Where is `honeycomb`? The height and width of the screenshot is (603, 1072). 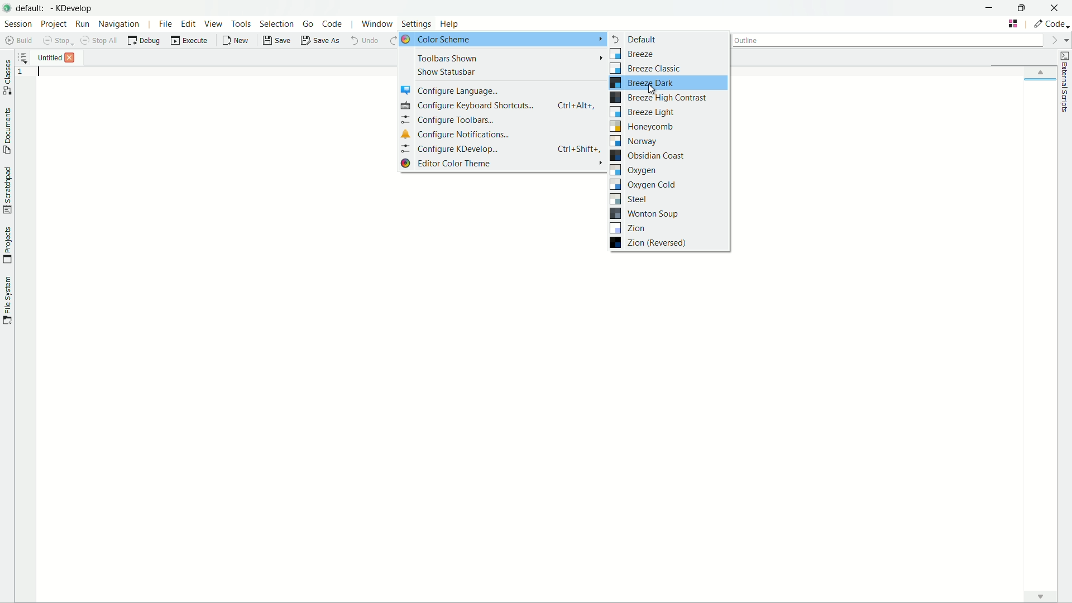 honeycomb is located at coordinates (643, 127).